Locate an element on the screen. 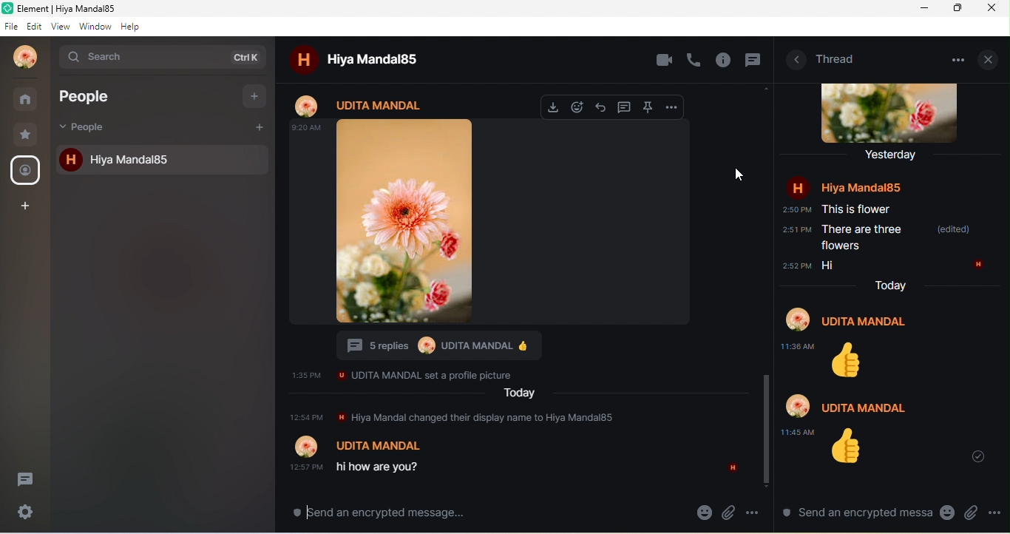 The height and width of the screenshot is (534, 1010). Hiya Mandal85 is located at coordinates (861, 188).